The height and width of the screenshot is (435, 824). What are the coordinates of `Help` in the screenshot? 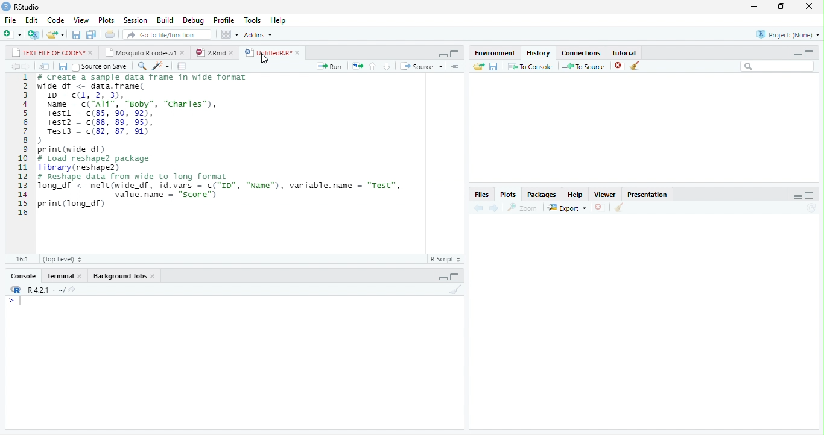 It's located at (575, 195).